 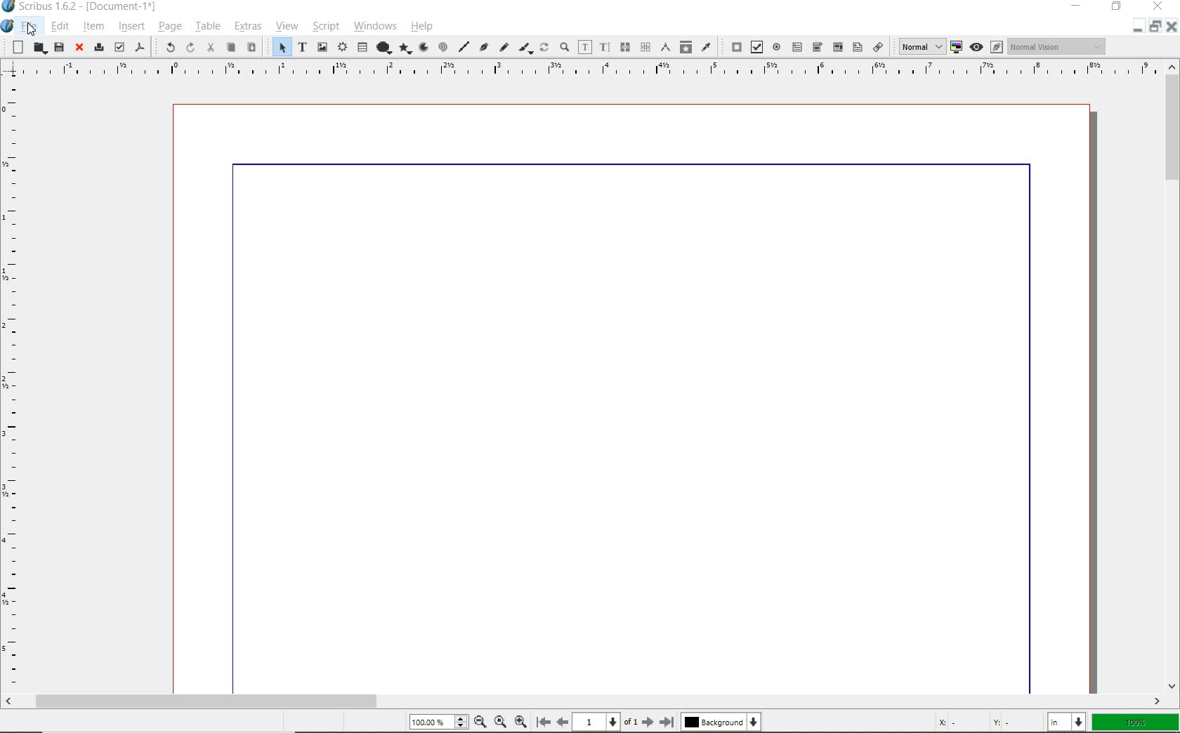 What do you see at coordinates (426, 46) in the screenshot?
I see `arc` at bounding box center [426, 46].